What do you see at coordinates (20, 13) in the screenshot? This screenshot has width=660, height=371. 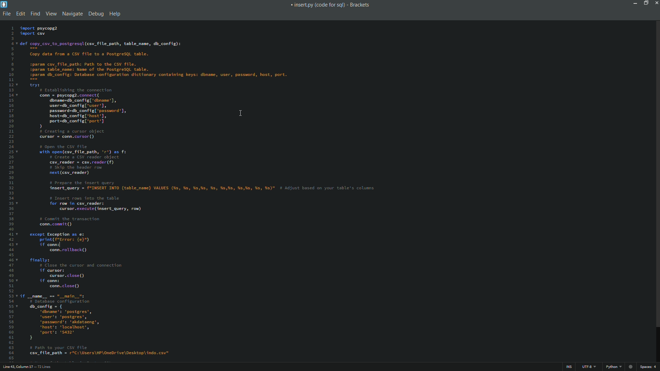 I see `edit menu` at bounding box center [20, 13].